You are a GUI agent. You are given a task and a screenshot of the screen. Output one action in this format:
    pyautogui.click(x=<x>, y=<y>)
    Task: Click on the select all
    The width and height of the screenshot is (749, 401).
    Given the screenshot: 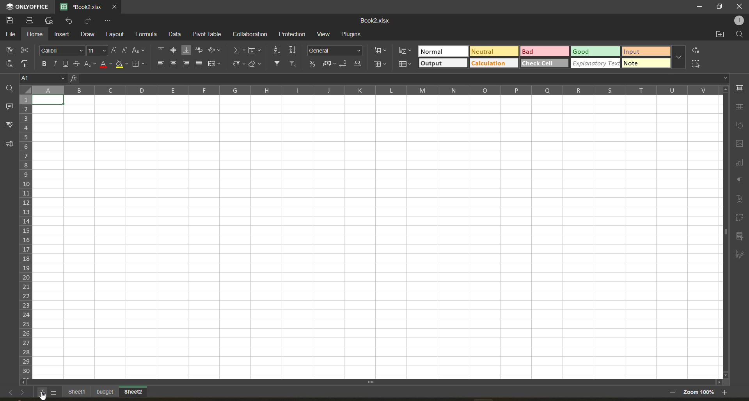 What is the action you would take?
    pyautogui.click(x=699, y=65)
    